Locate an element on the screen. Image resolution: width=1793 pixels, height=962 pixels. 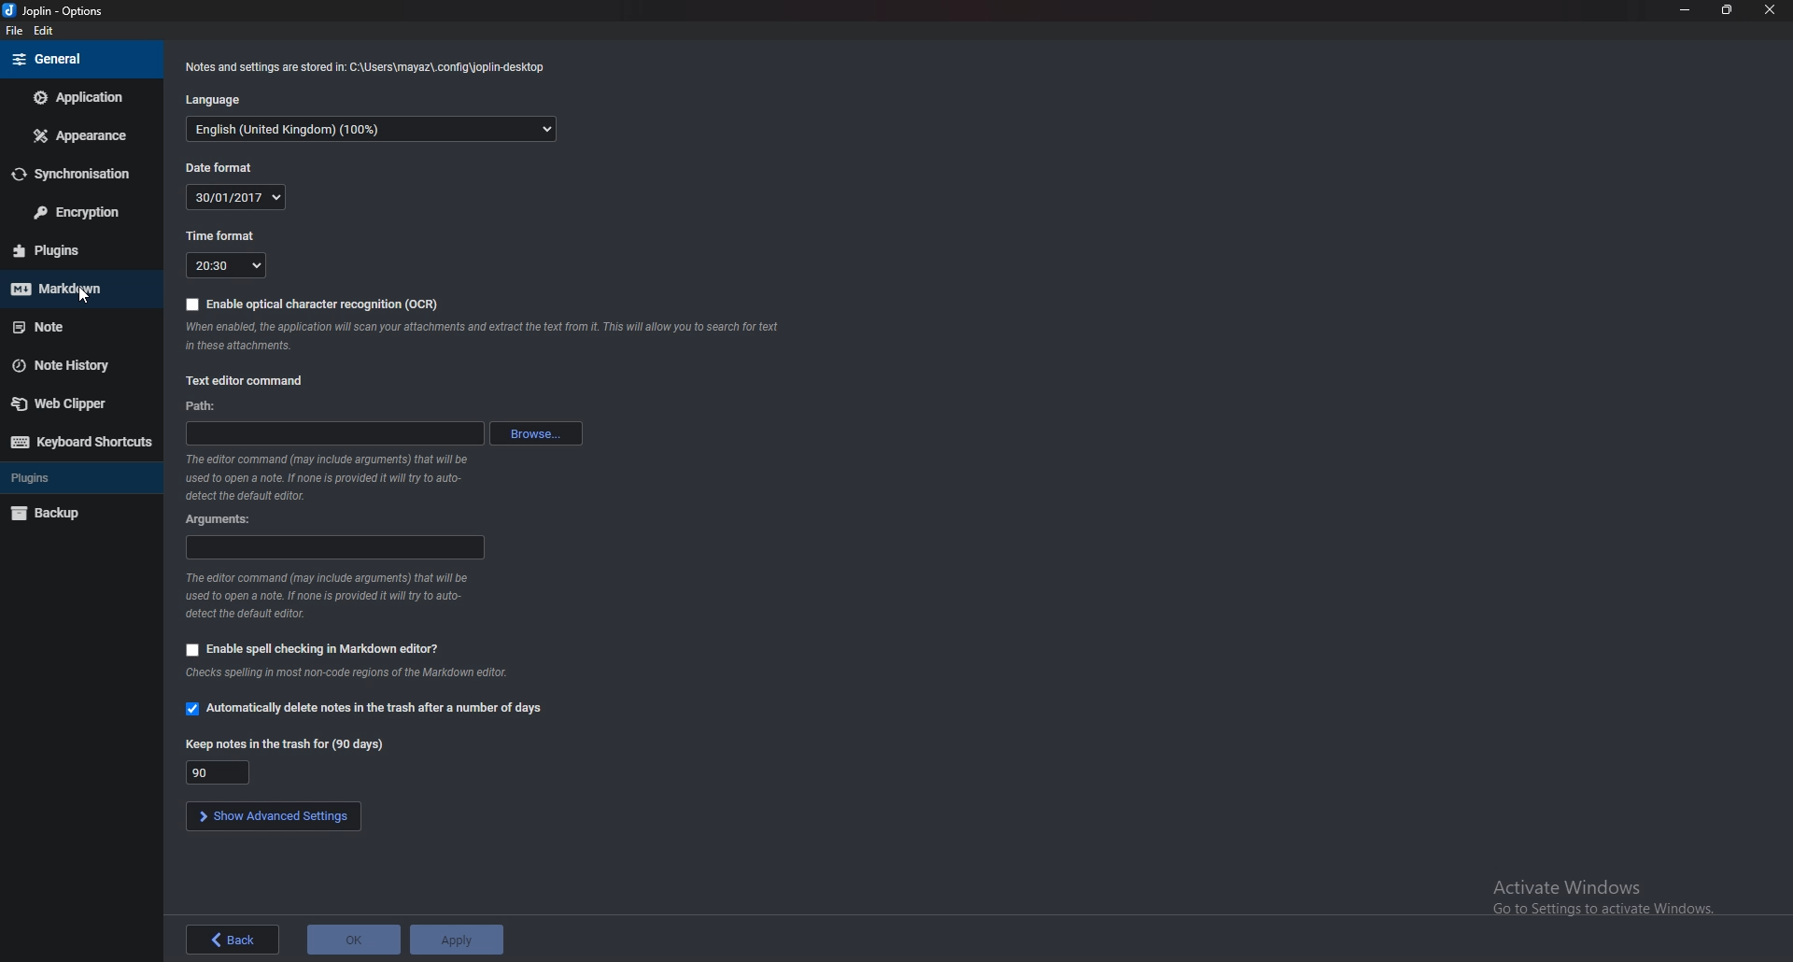
Application is located at coordinates (80, 96).